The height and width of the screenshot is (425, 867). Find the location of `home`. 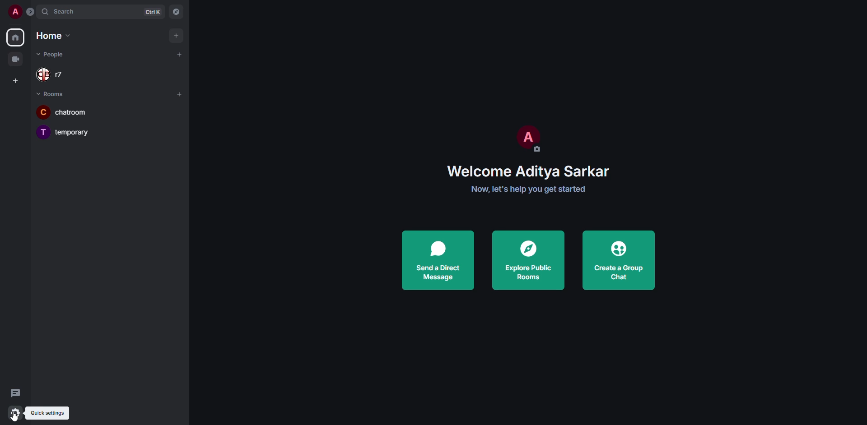

home is located at coordinates (54, 35).